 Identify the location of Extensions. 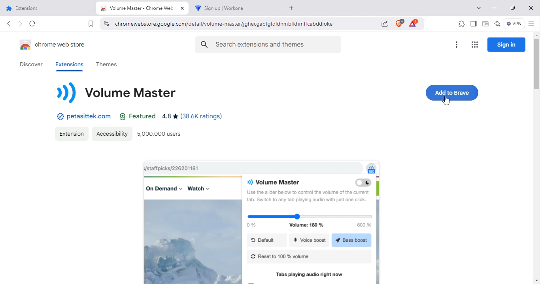
(459, 24).